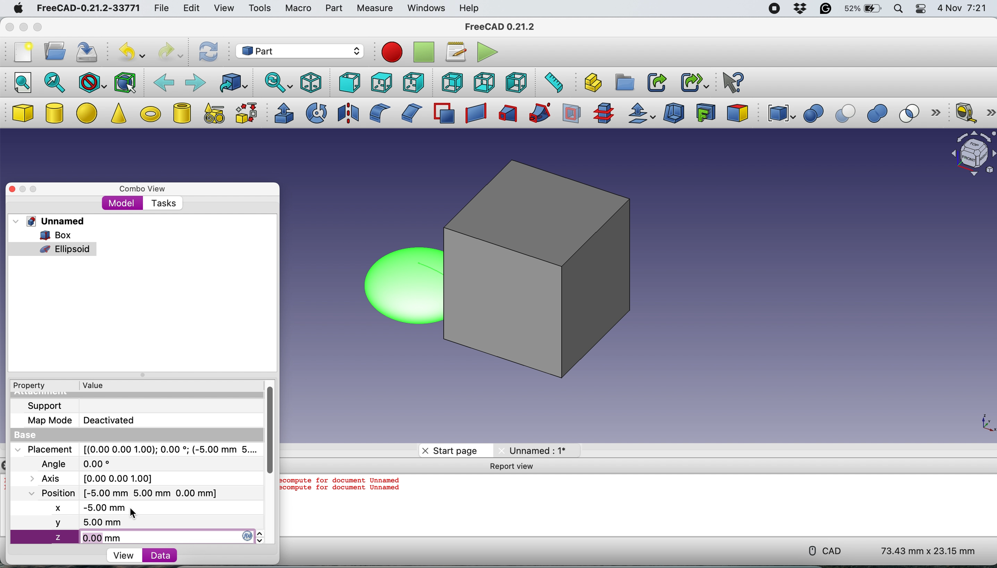 This screenshot has height=568, width=997. Describe the element at coordinates (485, 83) in the screenshot. I see `bottom` at that location.